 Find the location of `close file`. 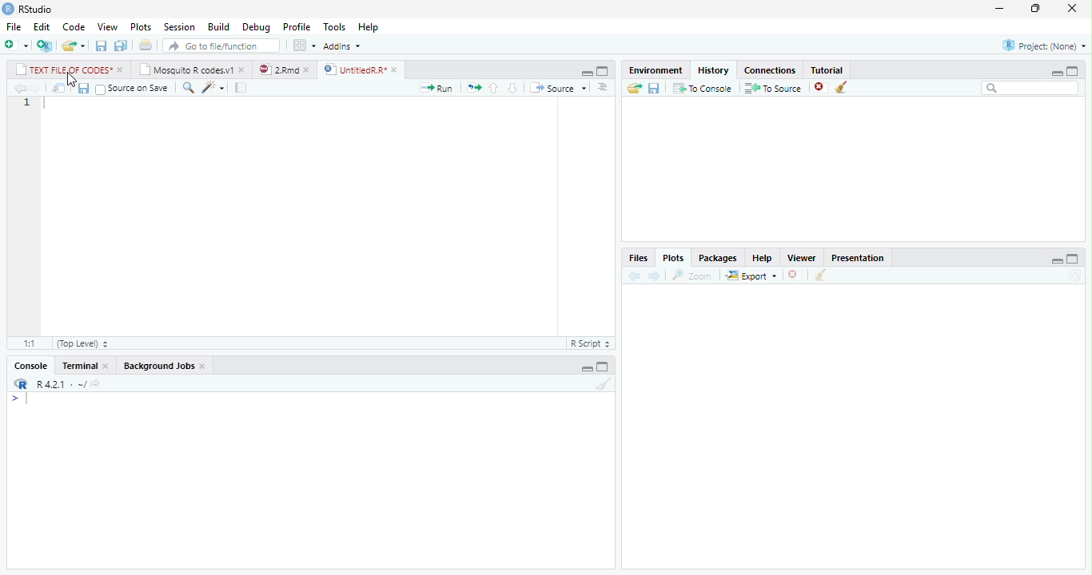

close file is located at coordinates (822, 87).